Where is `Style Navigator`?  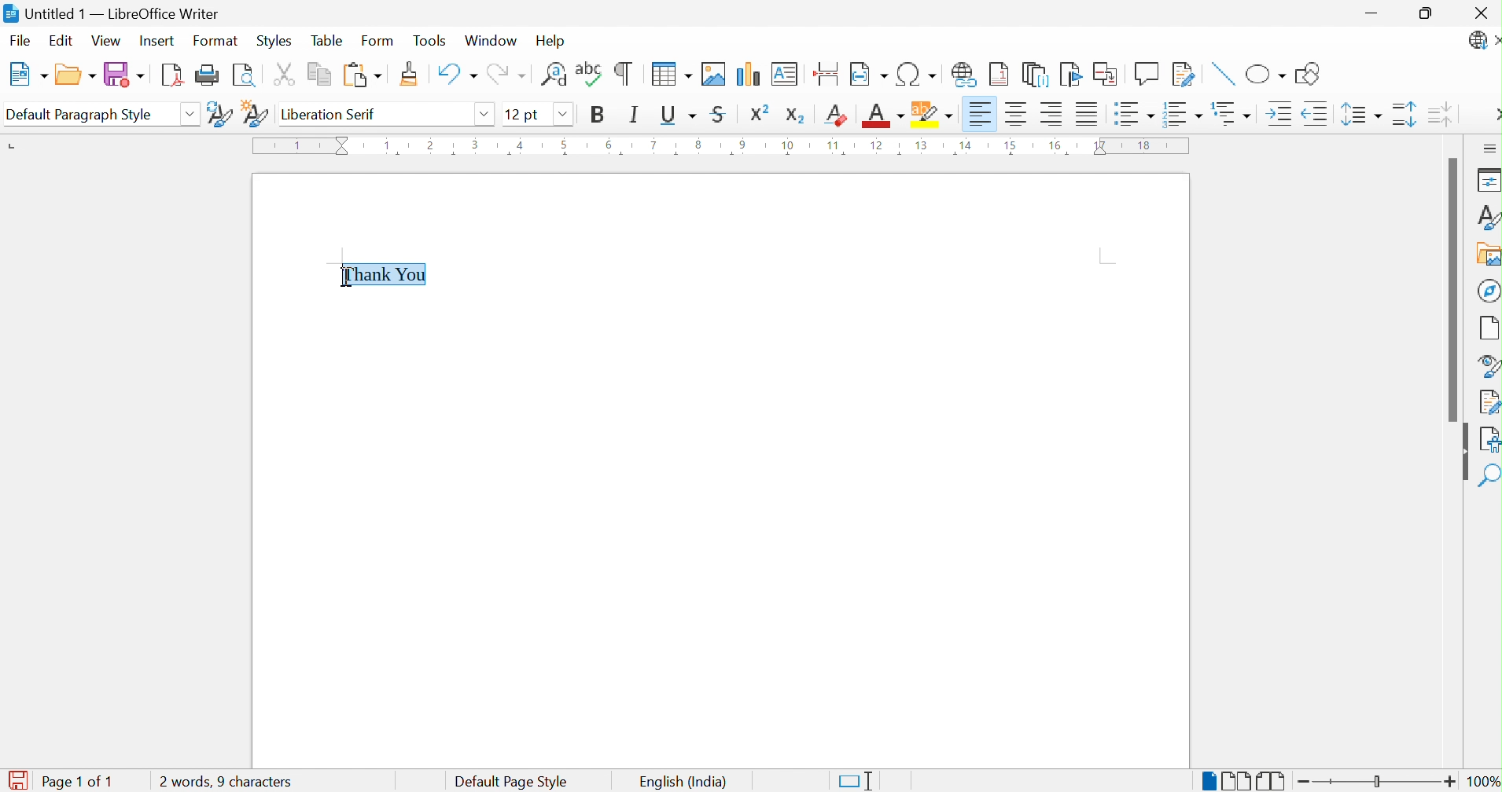
Style Navigator is located at coordinates (1485, 365).